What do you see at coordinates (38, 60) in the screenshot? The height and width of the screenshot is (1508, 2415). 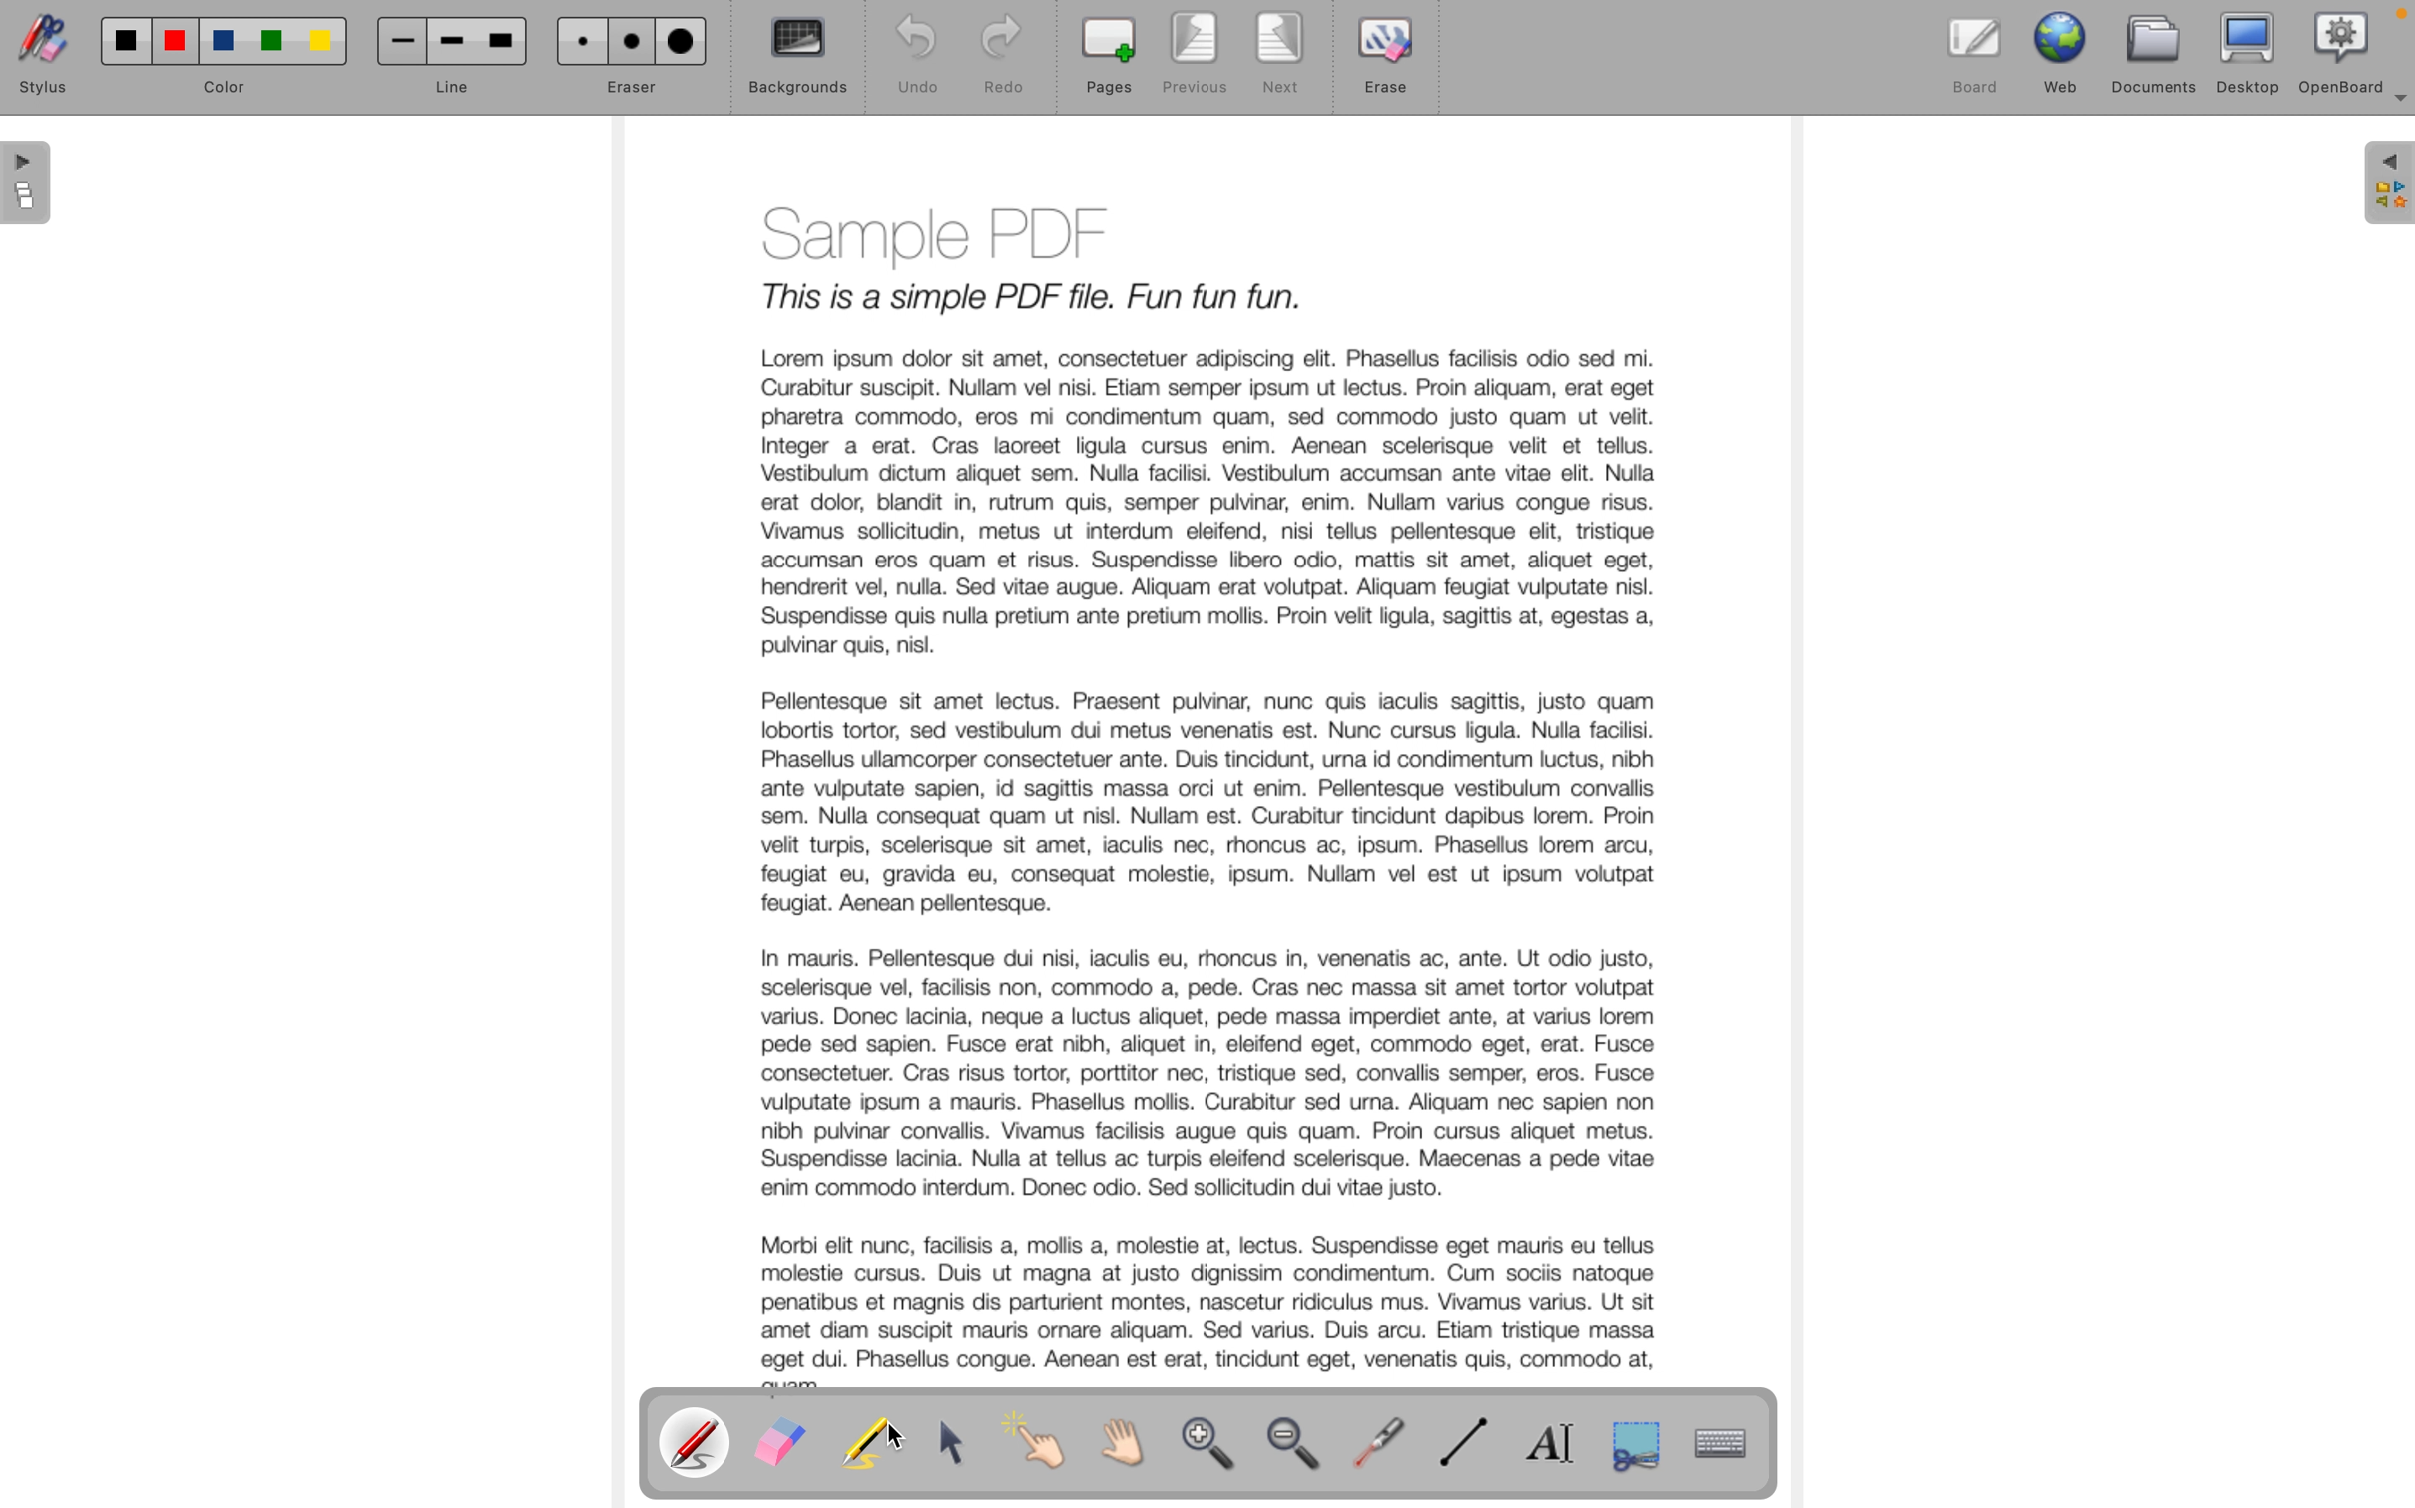 I see `stylus` at bounding box center [38, 60].